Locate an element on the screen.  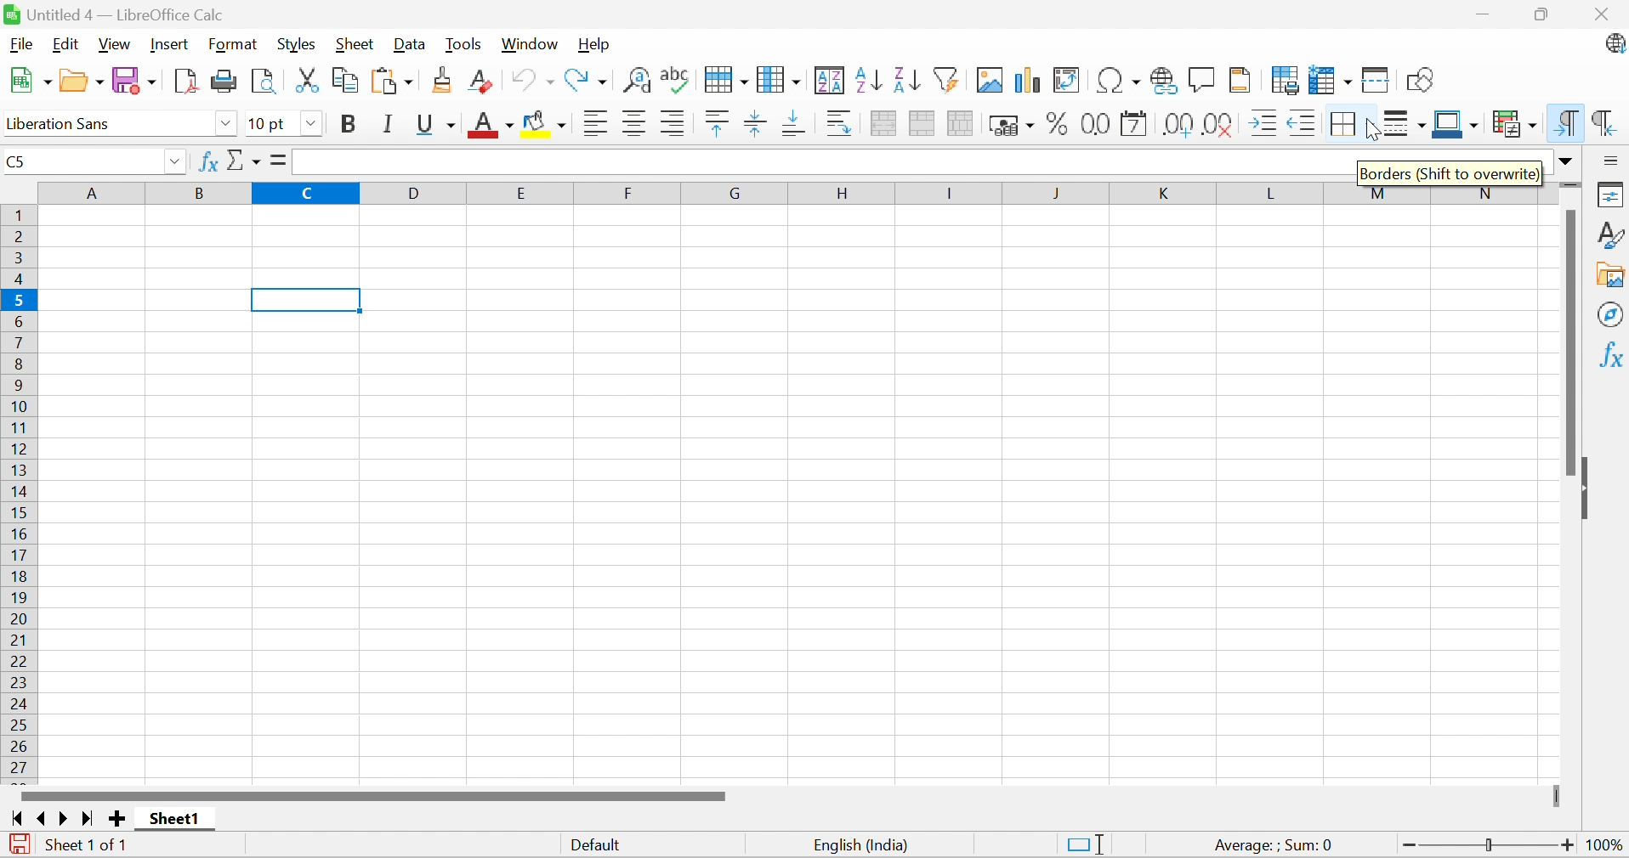
Drop down is located at coordinates (313, 124).